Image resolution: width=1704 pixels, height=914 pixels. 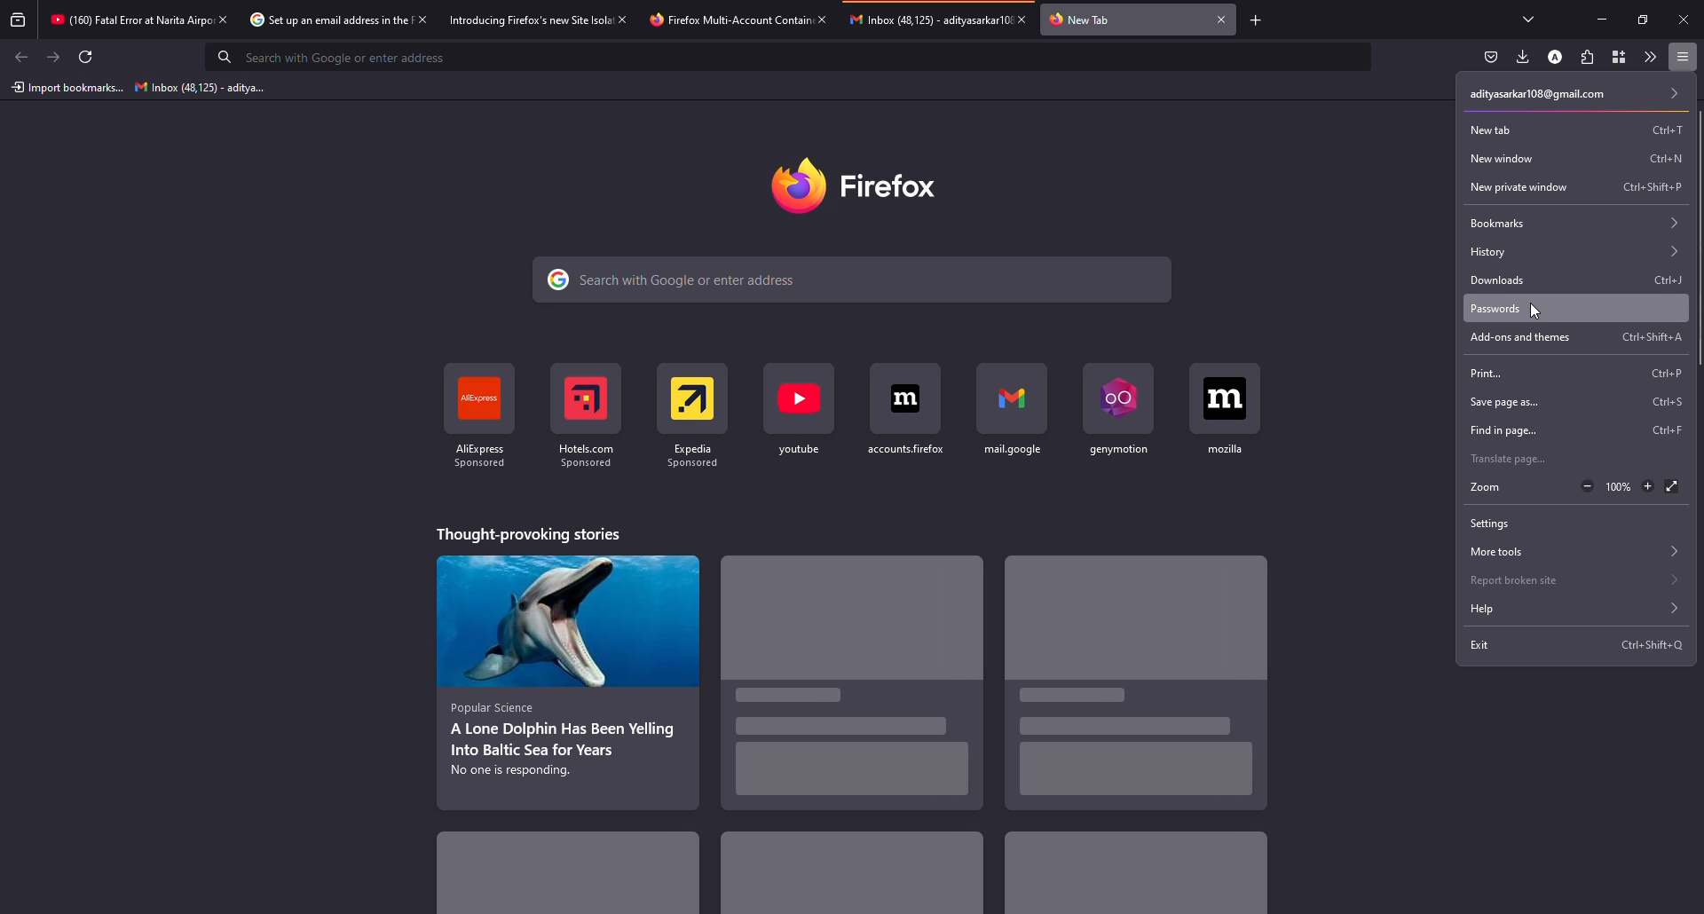 I want to click on menu, so click(x=1683, y=57).